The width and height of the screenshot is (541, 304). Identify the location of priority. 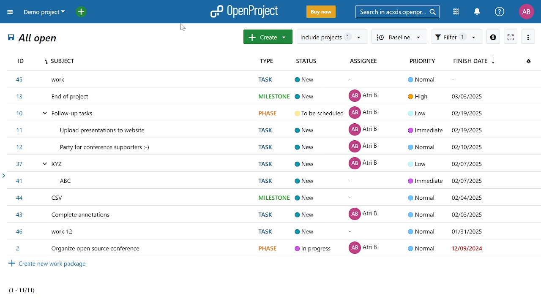
(420, 60).